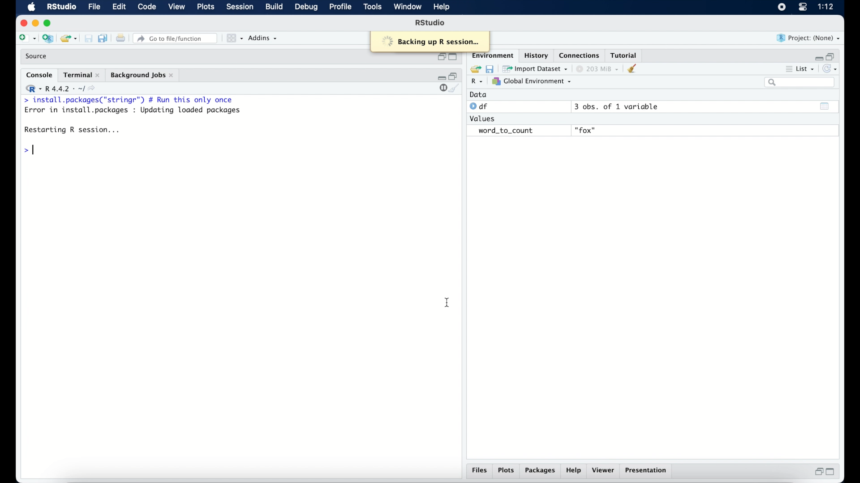  Describe the element at coordinates (825, 106) in the screenshot. I see `show output window` at that location.